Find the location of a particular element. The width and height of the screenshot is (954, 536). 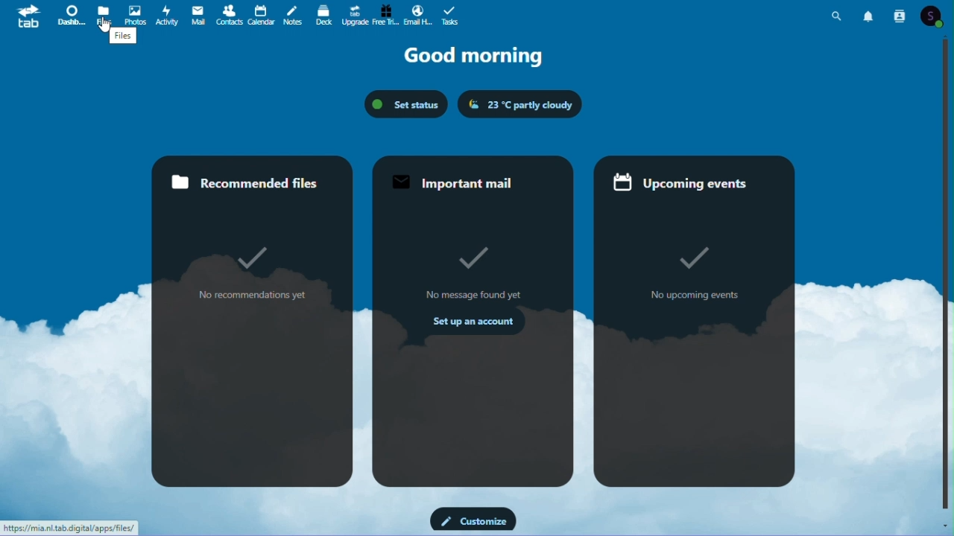

notes is located at coordinates (291, 16).